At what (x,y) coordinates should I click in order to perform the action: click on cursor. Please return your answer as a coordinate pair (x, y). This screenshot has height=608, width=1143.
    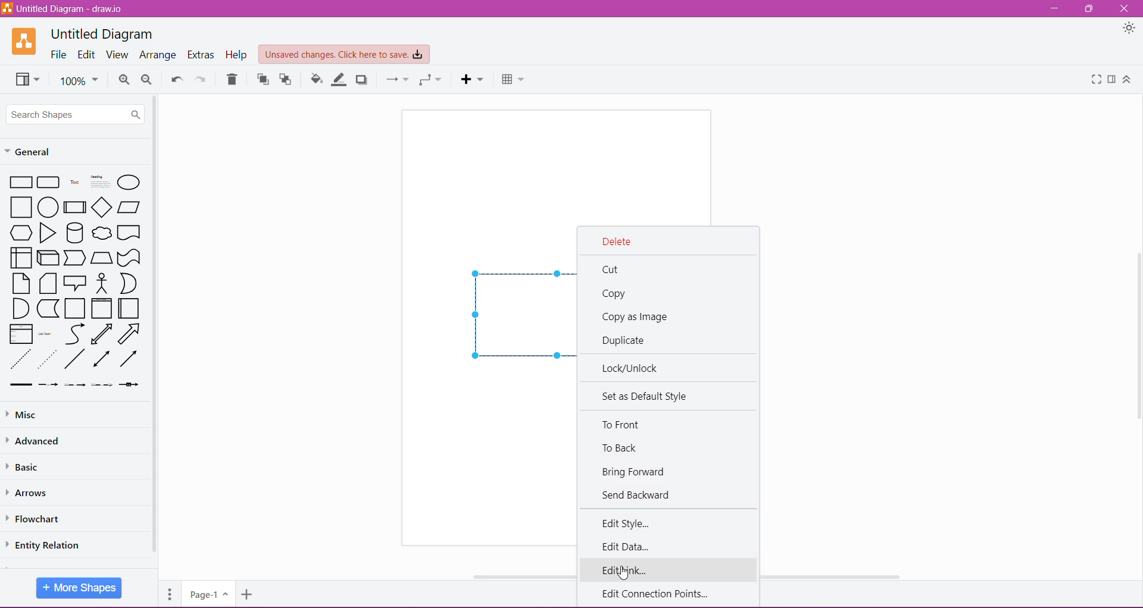
    Looking at the image, I should click on (627, 575).